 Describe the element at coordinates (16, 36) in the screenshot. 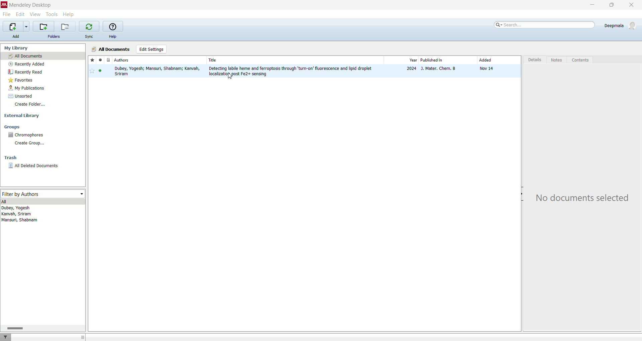

I see `add` at that location.